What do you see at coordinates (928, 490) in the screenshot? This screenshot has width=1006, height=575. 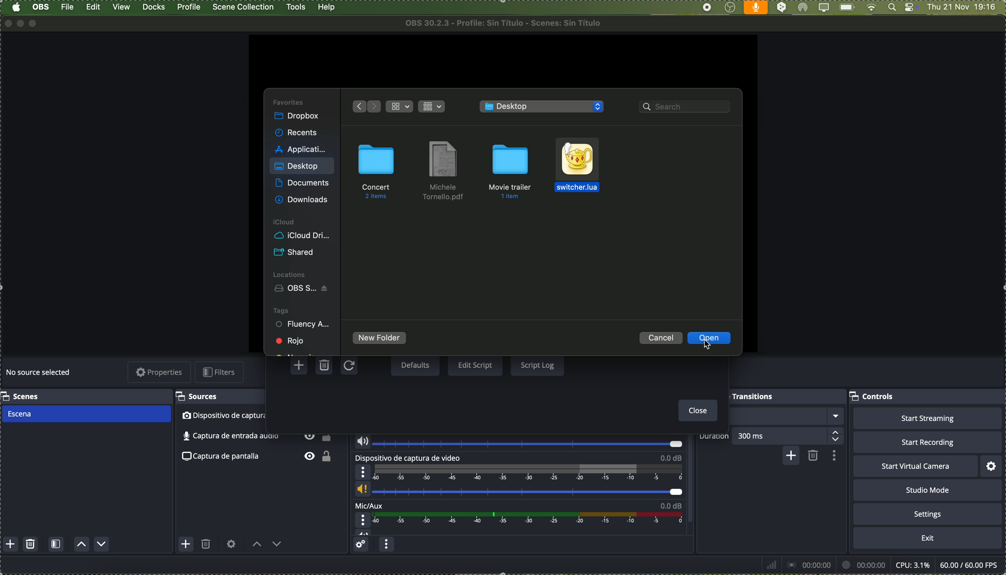 I see `studio mode` at bounding box center [928, 490].